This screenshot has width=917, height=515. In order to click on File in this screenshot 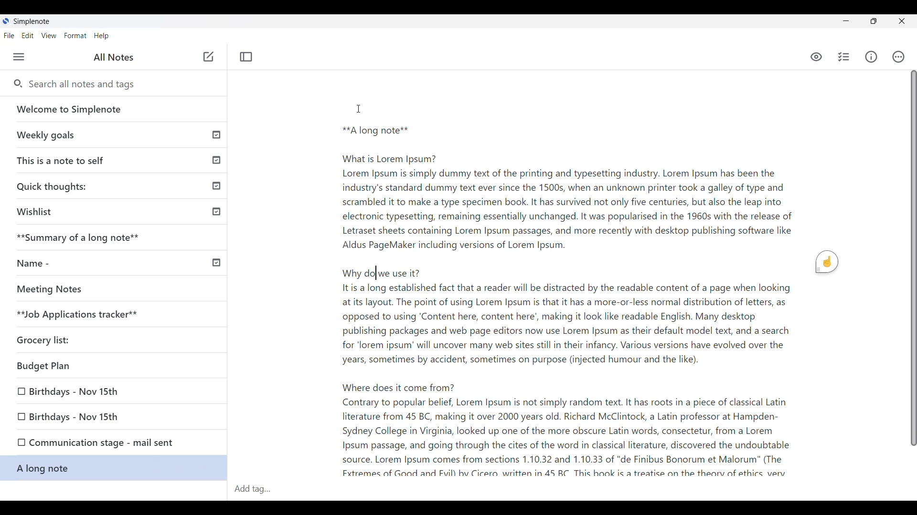, I will do `click(9, 35)`.